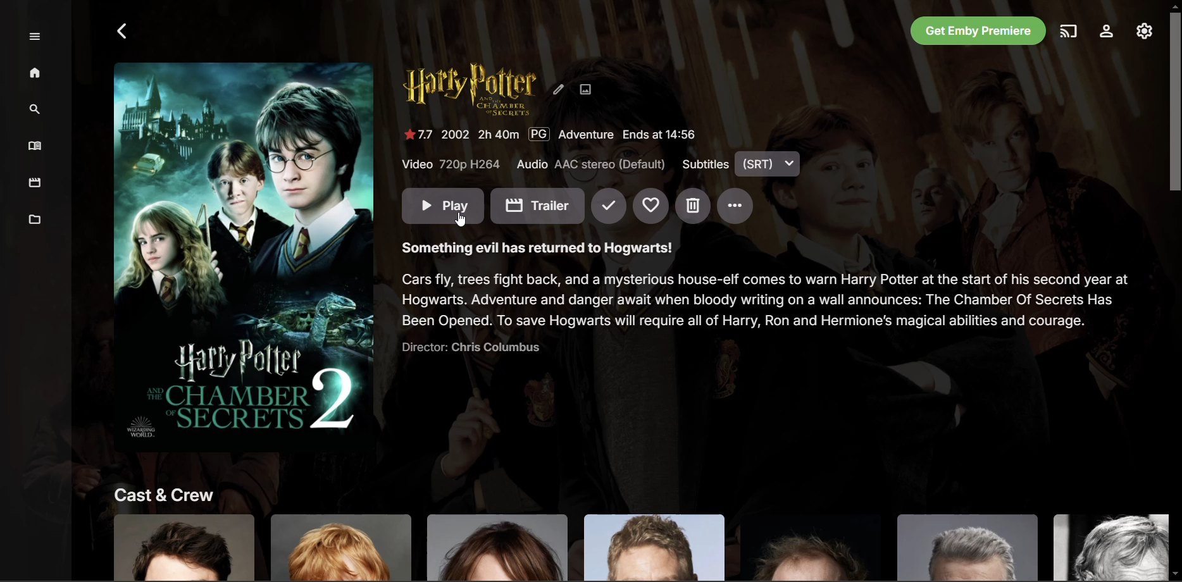 This screenshot has width=1182, height=582. What do you see at coordinates (36, 183) in the screenshot?
I see `Movies` at bounding box center [36, 183].